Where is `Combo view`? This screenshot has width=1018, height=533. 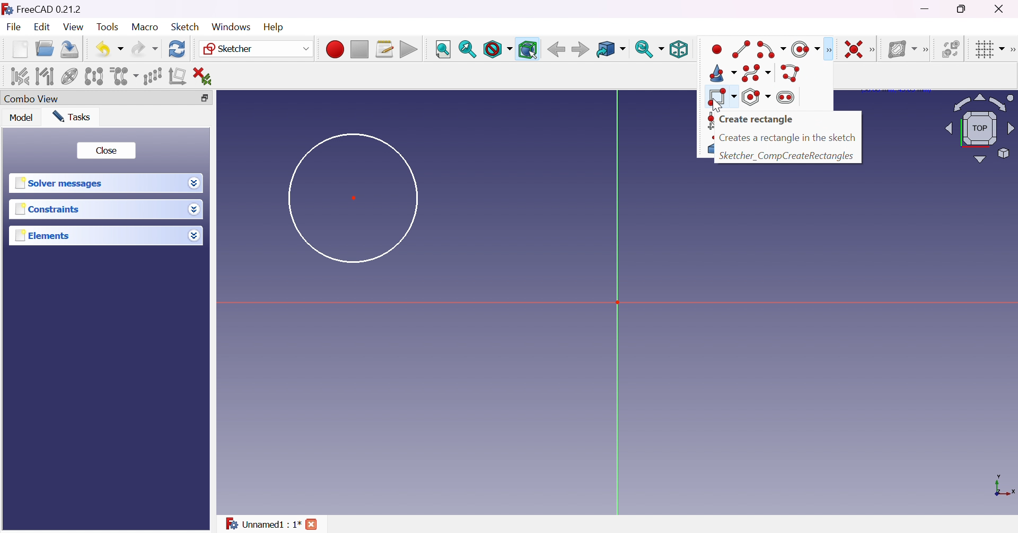 Combo view is located at coordinates (31, 100).